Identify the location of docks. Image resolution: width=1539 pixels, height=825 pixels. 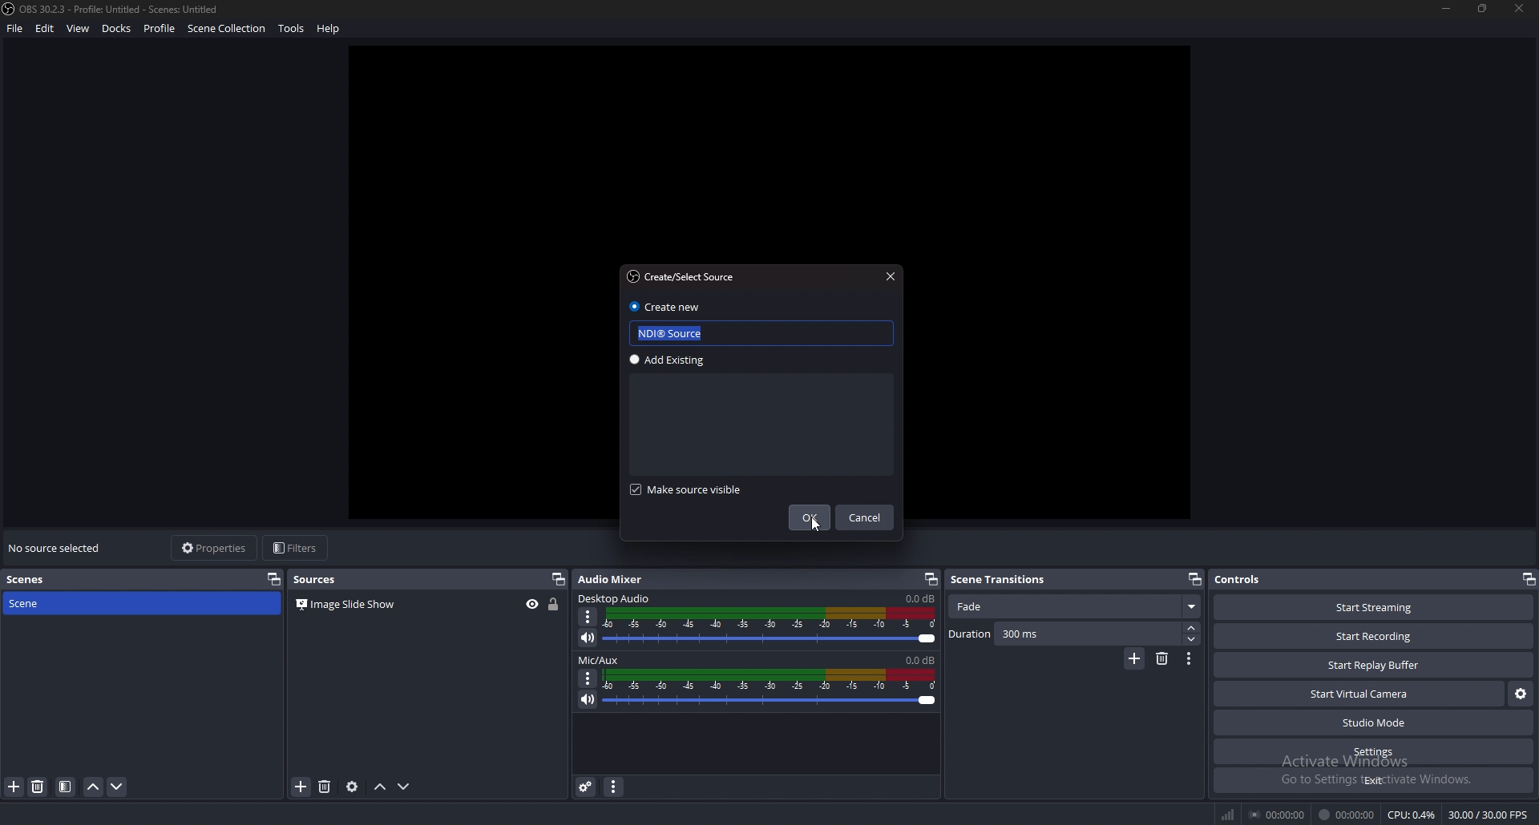
(119, 28).